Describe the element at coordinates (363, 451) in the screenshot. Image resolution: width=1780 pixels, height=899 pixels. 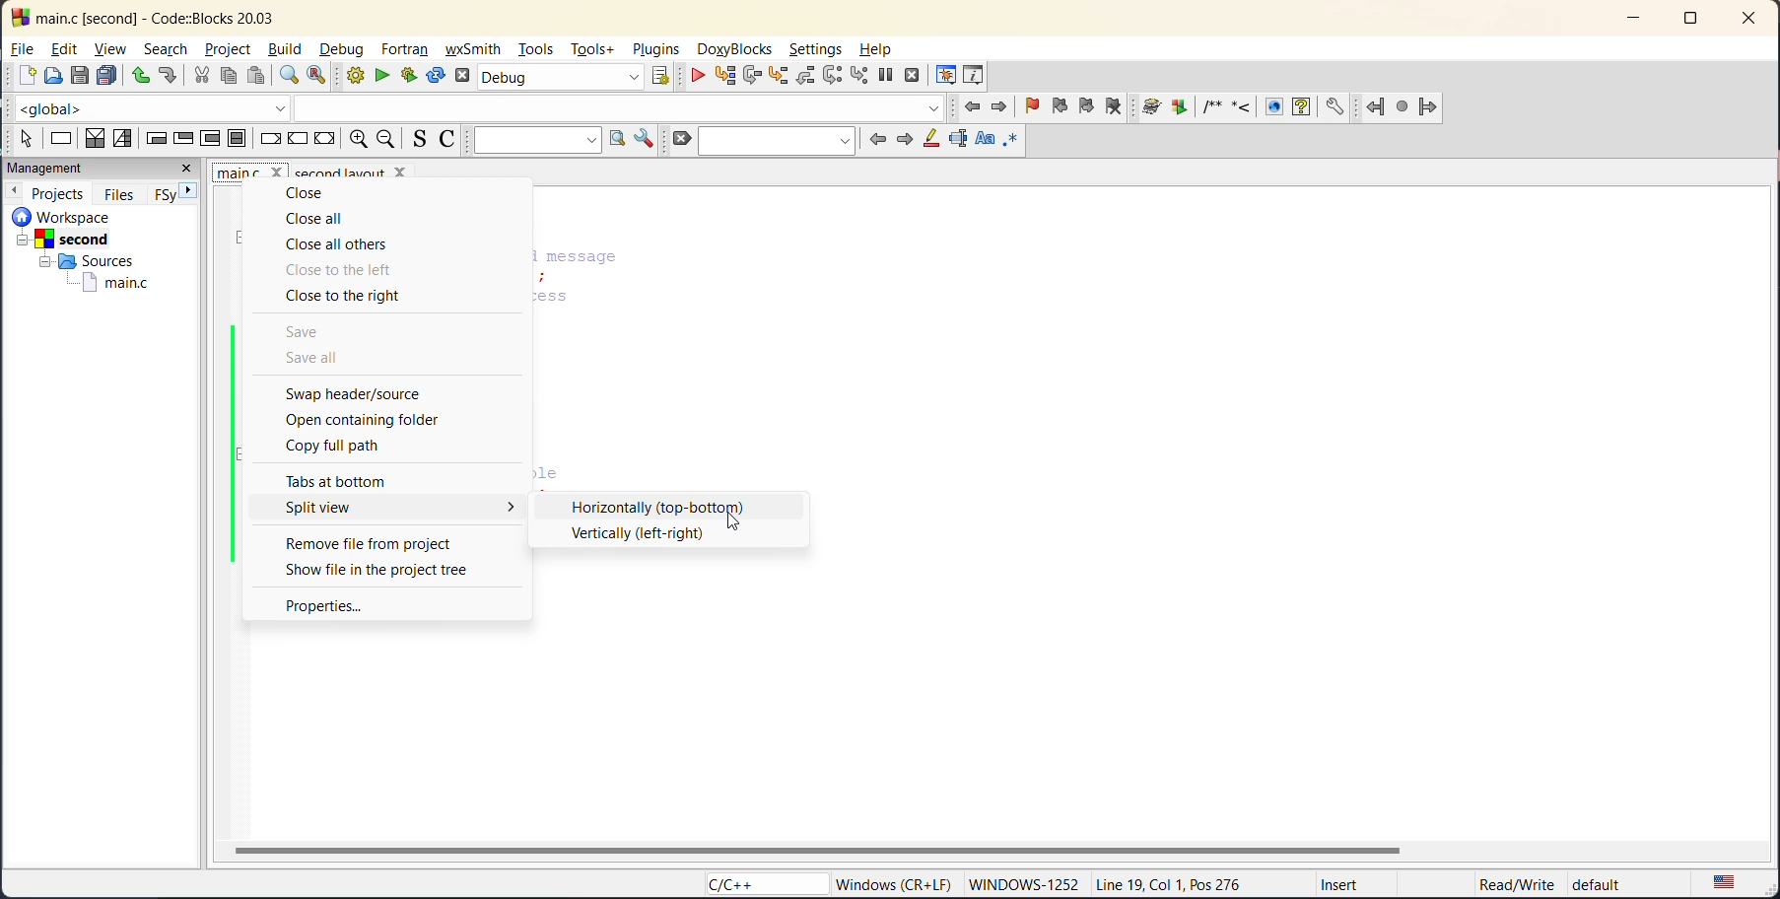
I see `copy full path` at that location.